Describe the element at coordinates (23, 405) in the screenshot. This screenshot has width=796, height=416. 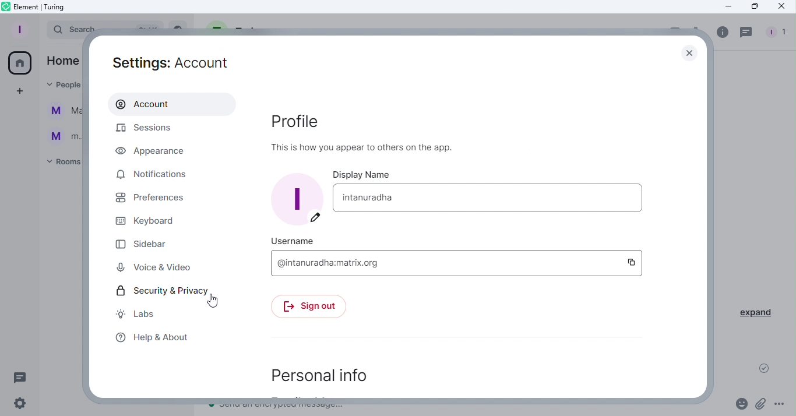
I see `Settings` at that location.